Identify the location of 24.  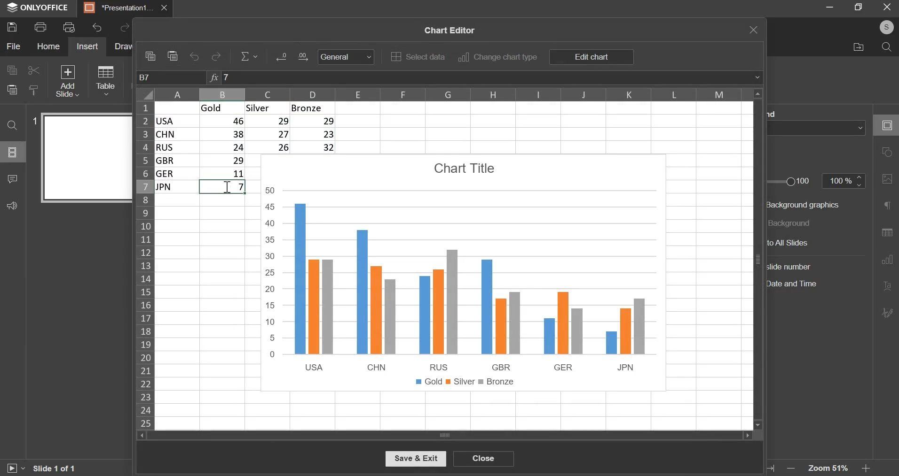
(224, 147).